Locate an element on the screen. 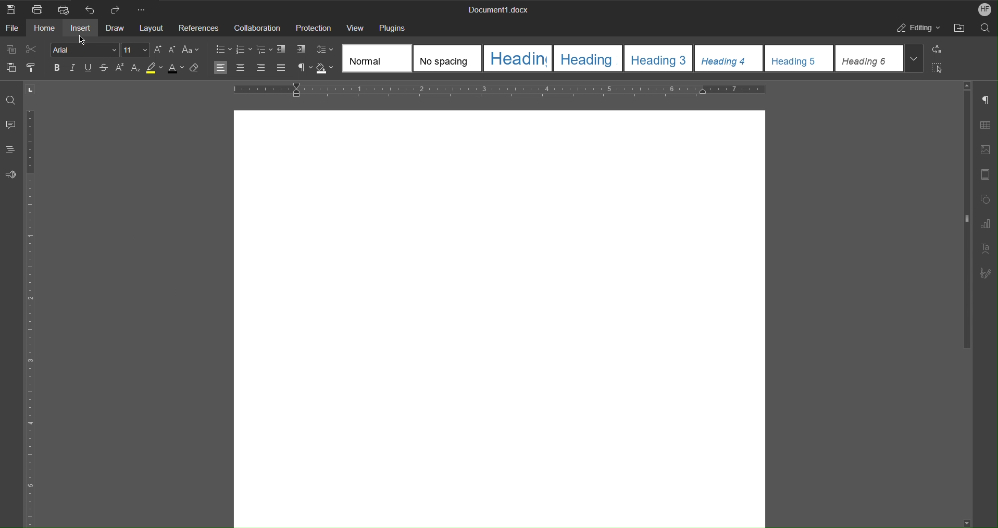 This screenshot has height=528, width=998. Account is located at coordinates (983, 9).